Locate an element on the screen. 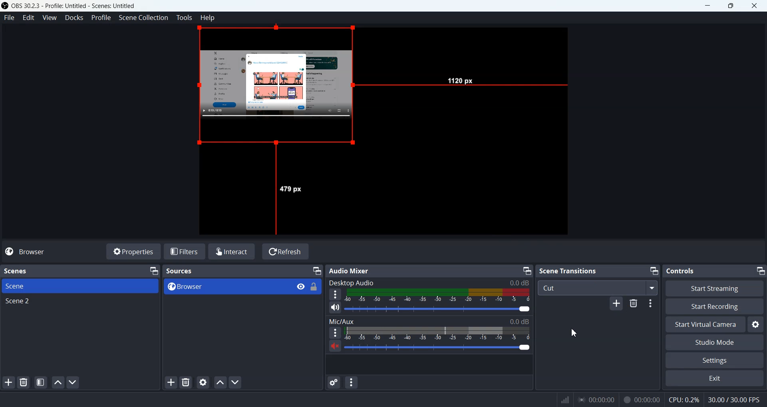 The width and height of the screenshot is (767, 407). Maximize is located at coordinates (731, 6).